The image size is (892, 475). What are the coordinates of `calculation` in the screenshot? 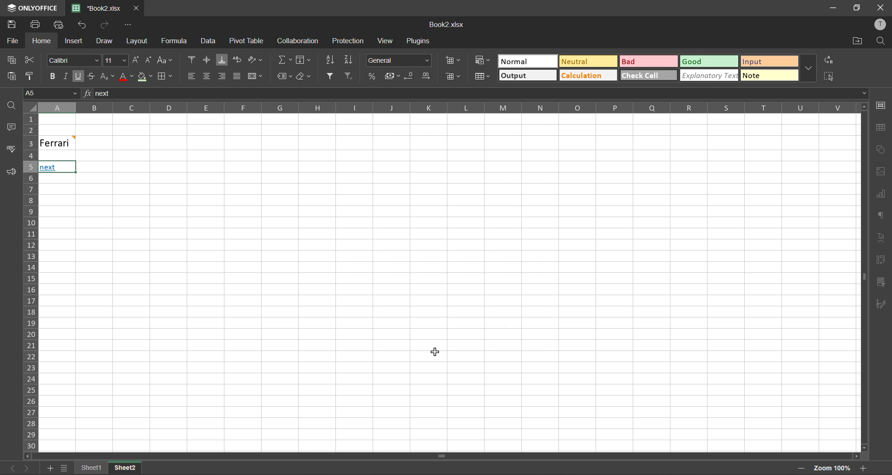 It's located at (581, 76).